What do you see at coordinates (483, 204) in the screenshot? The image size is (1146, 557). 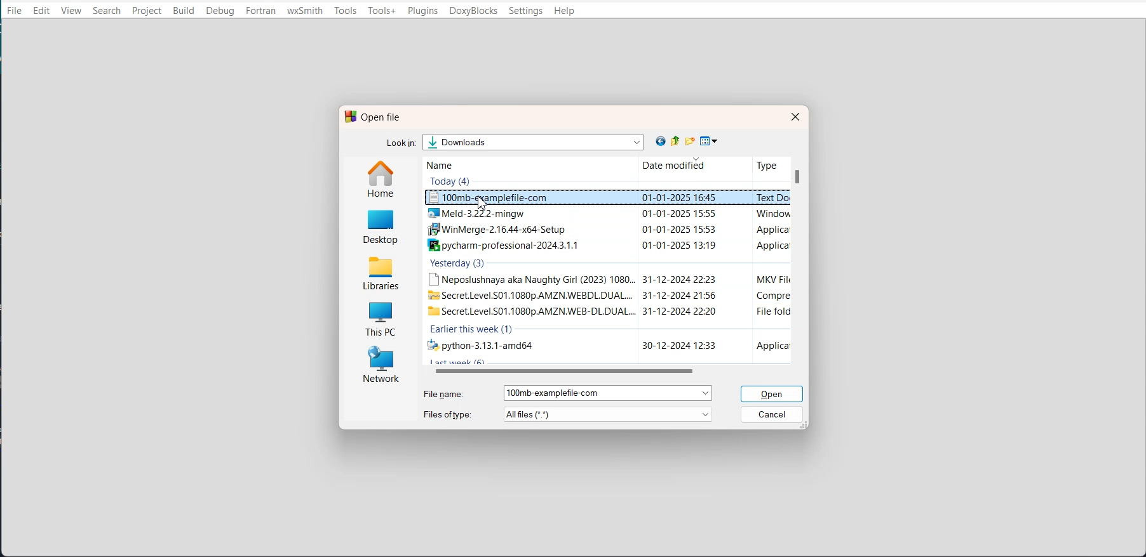 I see `Cursor` at bounding box center [483, 204].